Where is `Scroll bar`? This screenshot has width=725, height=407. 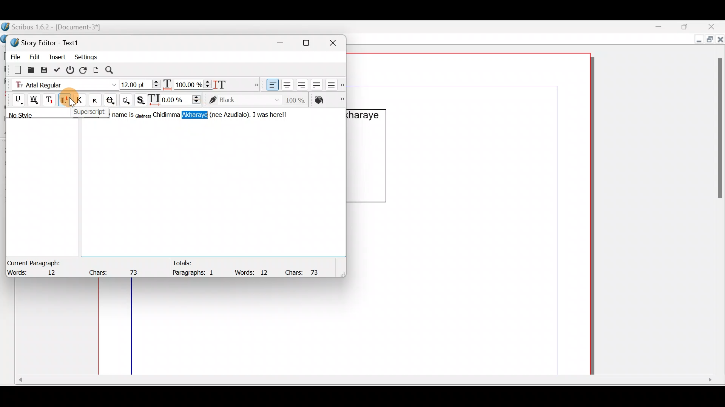 Scroll bar is located at coordinates (717, 206).